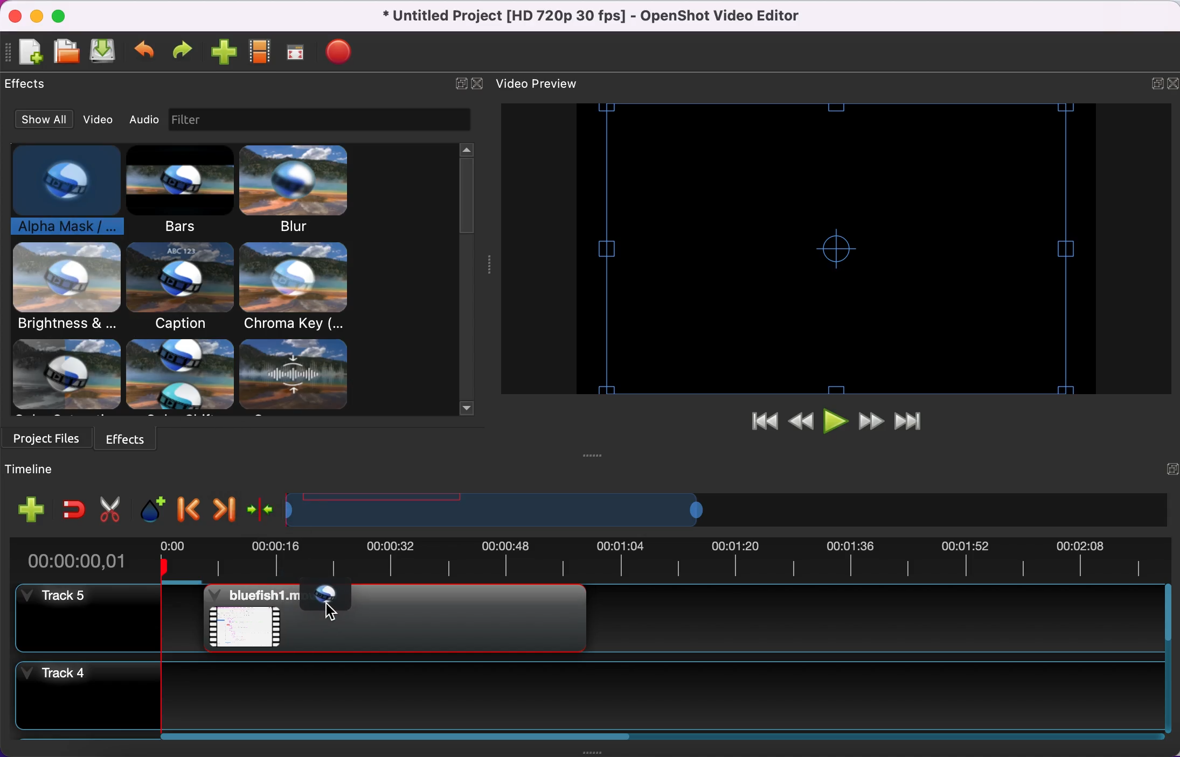 Image resolution: width=1180 pixels, height=757 pixels. What do you see at coordinates (323, 609) in the screenshot?
I see `Cursor` at bounding box center [323, 609].